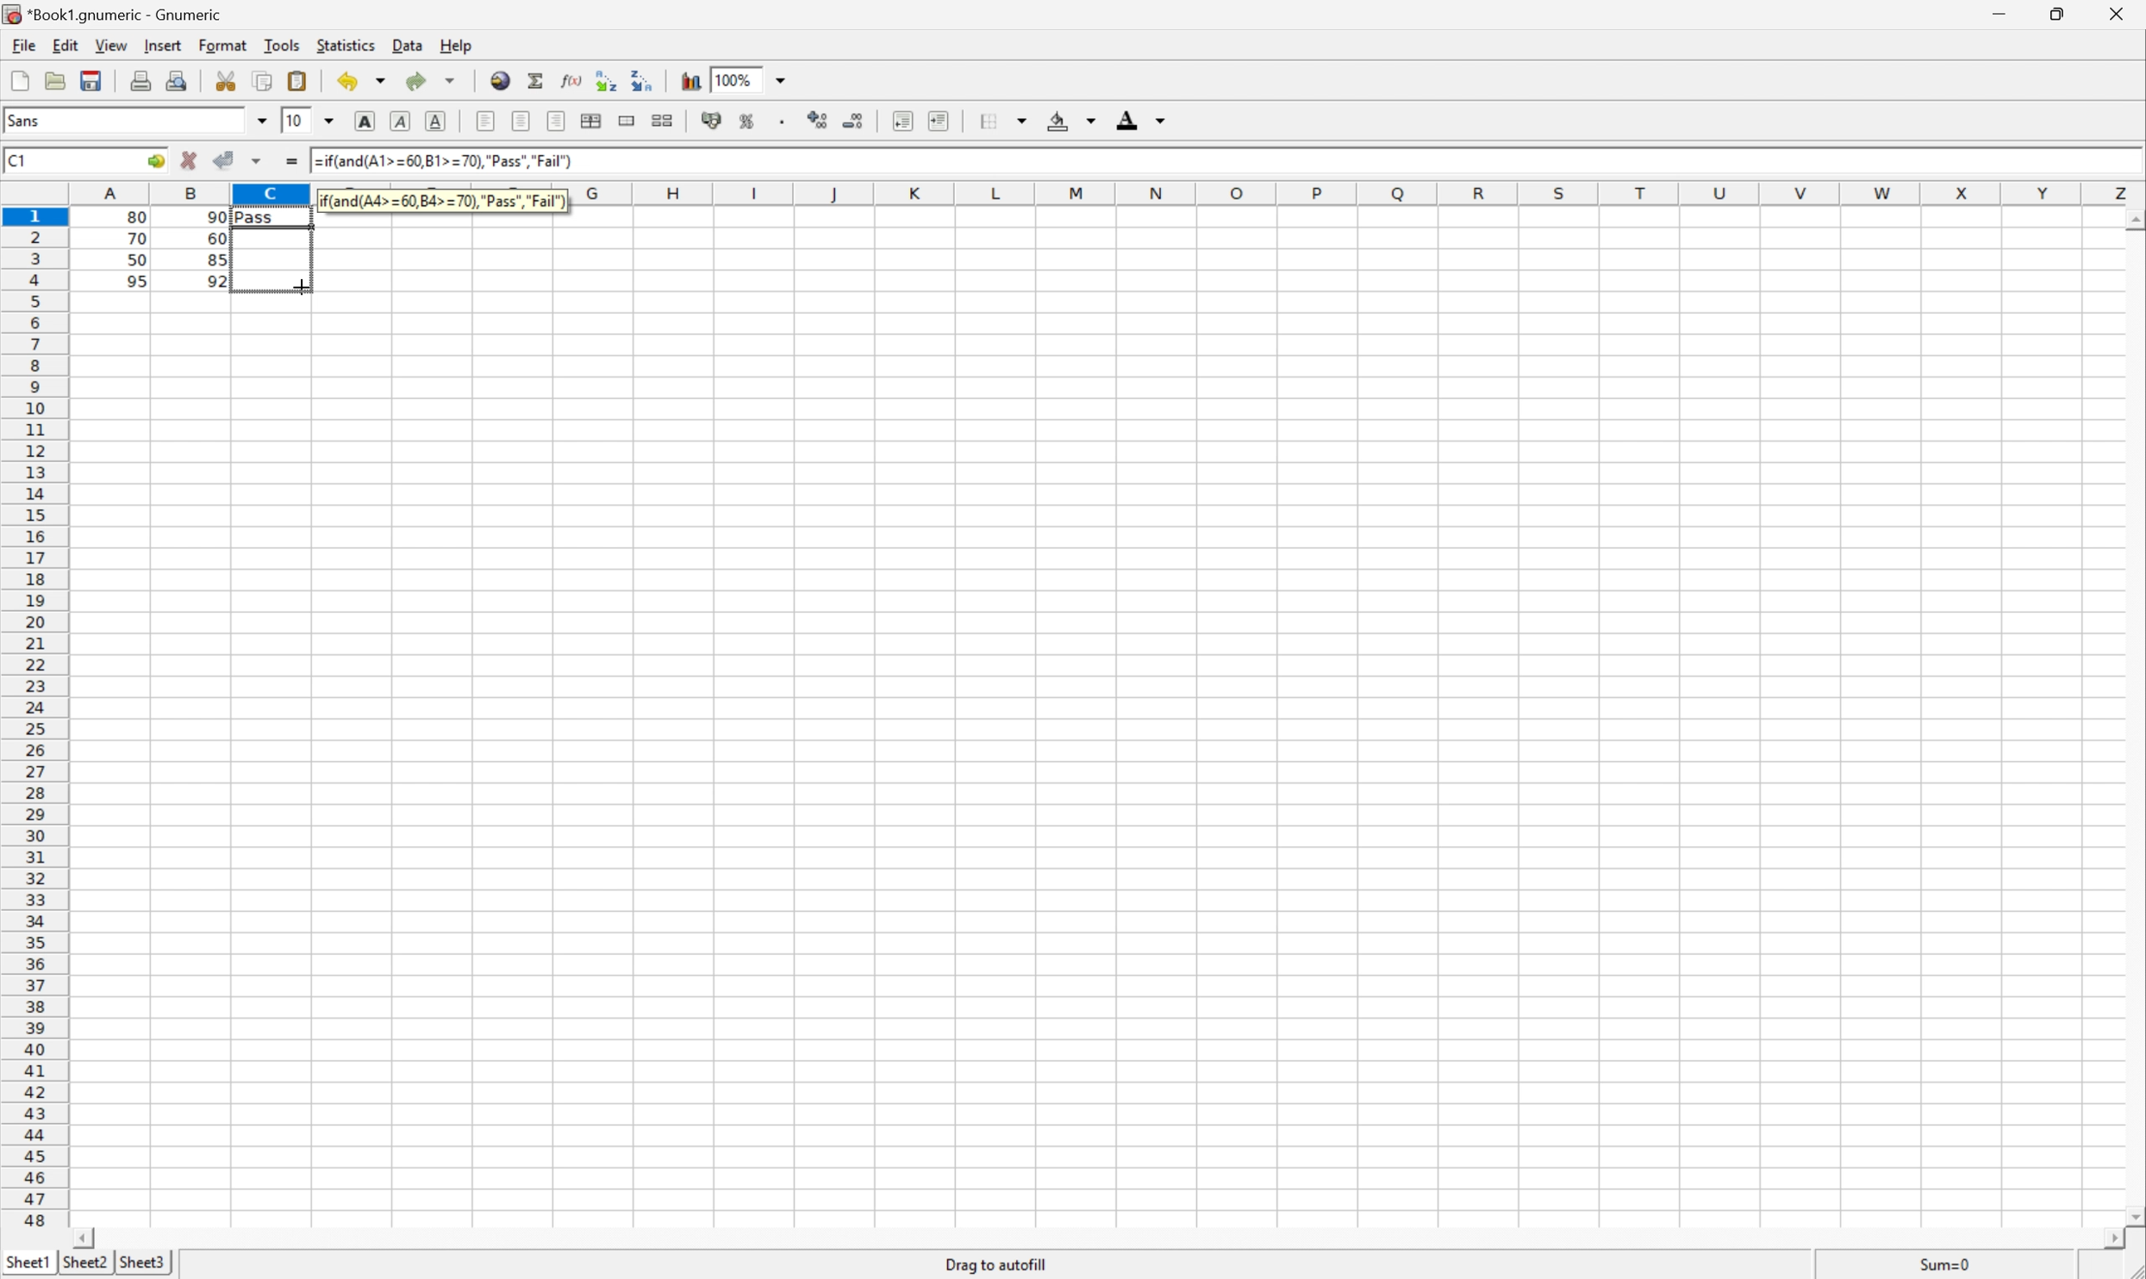  I want to click on Statistics, so click(348, 47).